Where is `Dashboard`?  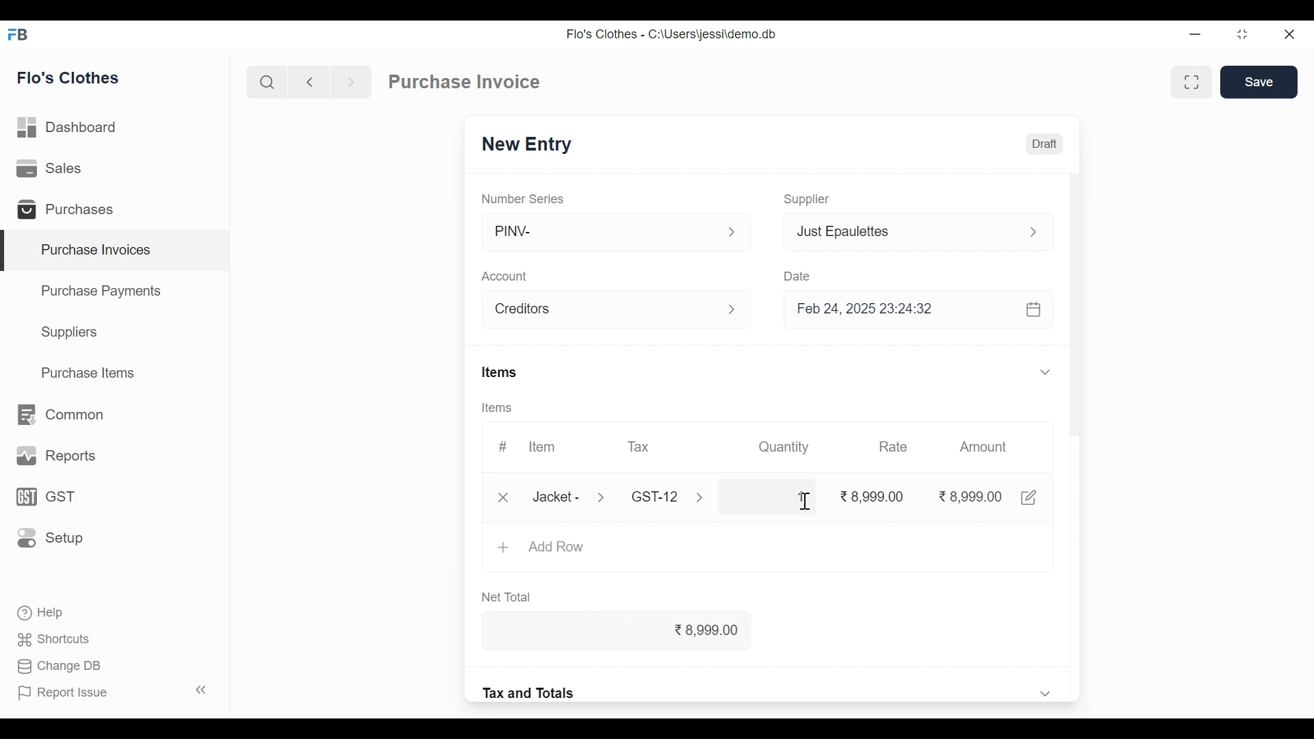
Dashboard is located at coordinates (74, 128).